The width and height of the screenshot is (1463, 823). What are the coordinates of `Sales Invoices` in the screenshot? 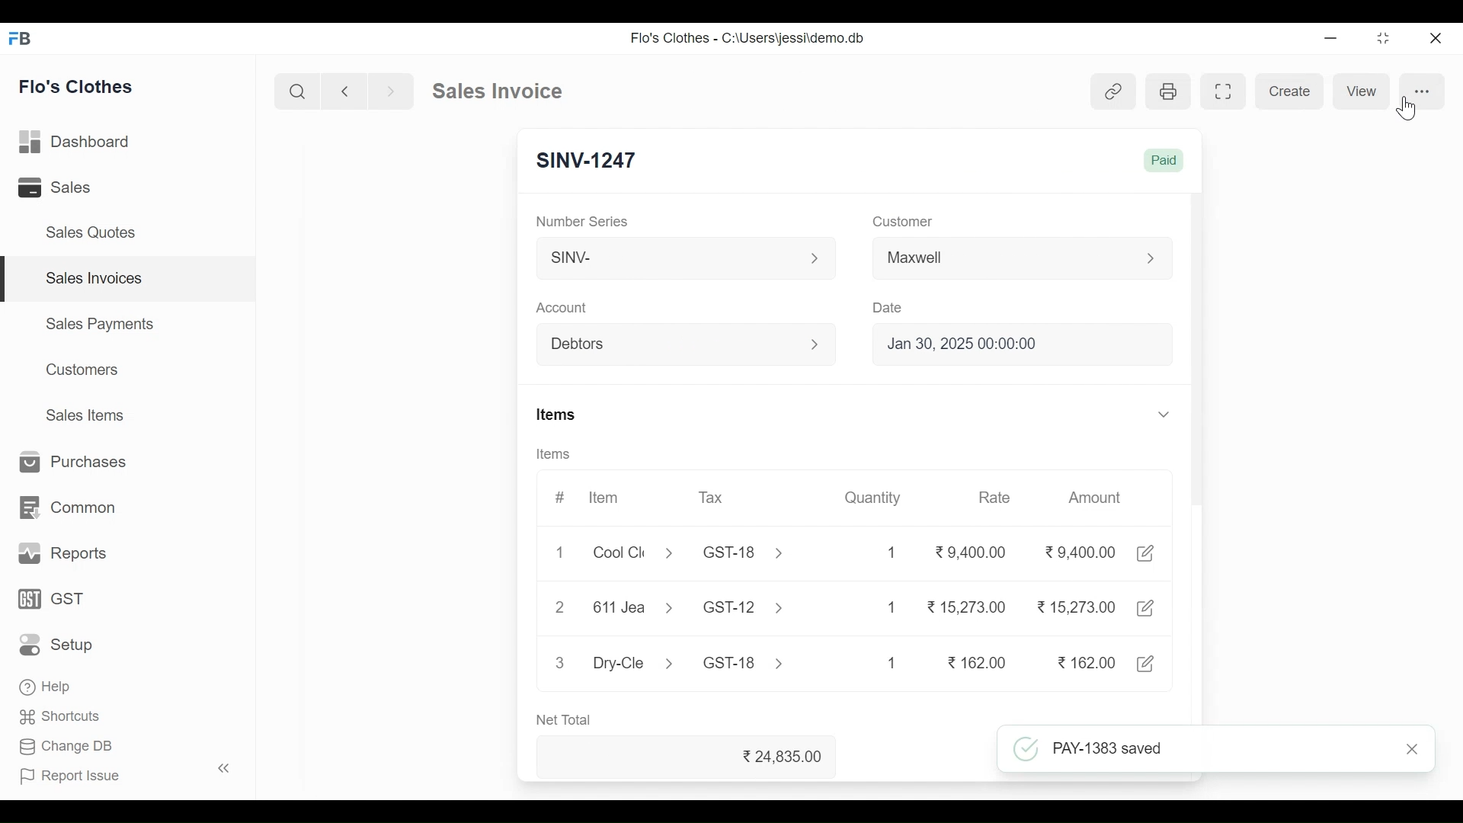 It's located at (130, 279).